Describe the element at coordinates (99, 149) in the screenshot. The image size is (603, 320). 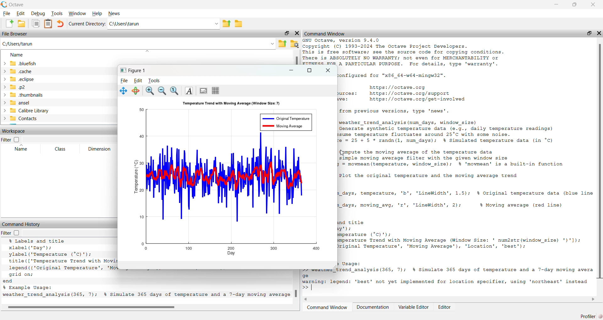
I see `Dimension` at that location.